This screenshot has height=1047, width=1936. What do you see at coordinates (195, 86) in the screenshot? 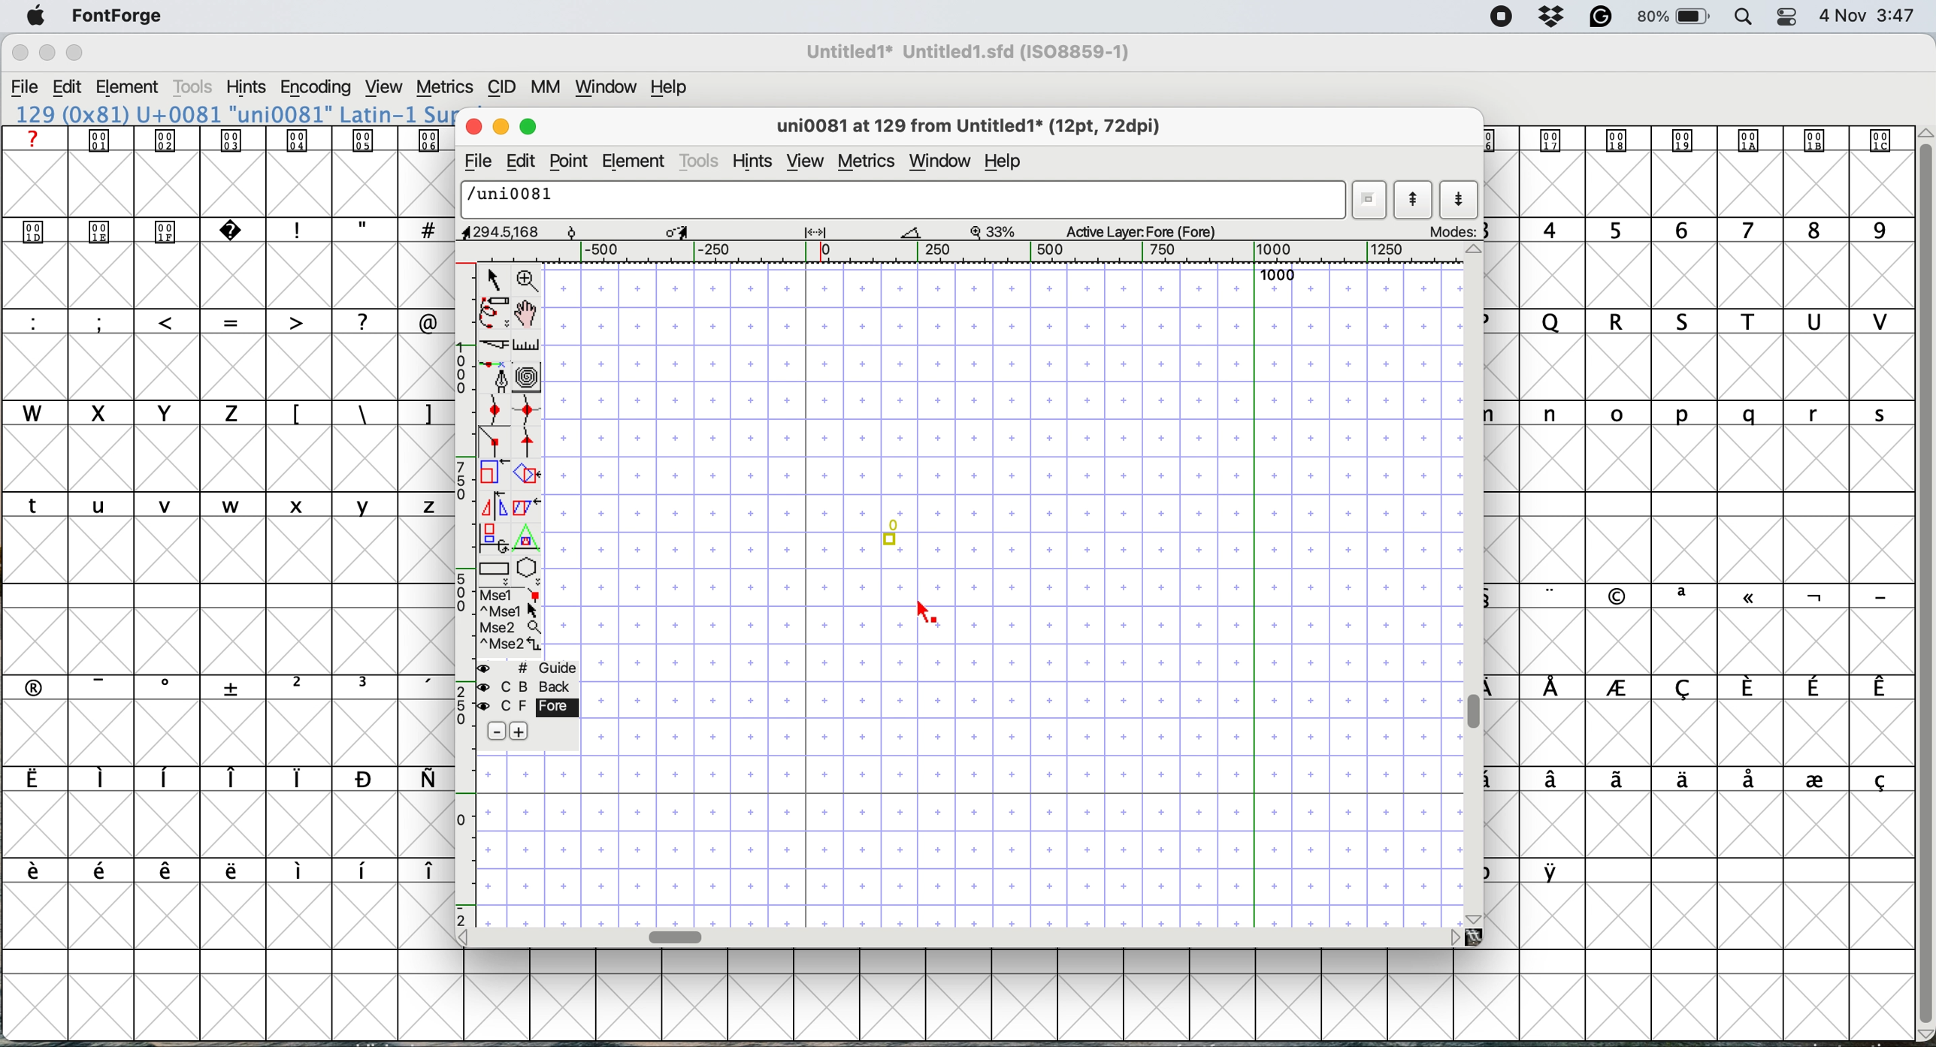
I see `Tools` at bounding box center [195, 86].